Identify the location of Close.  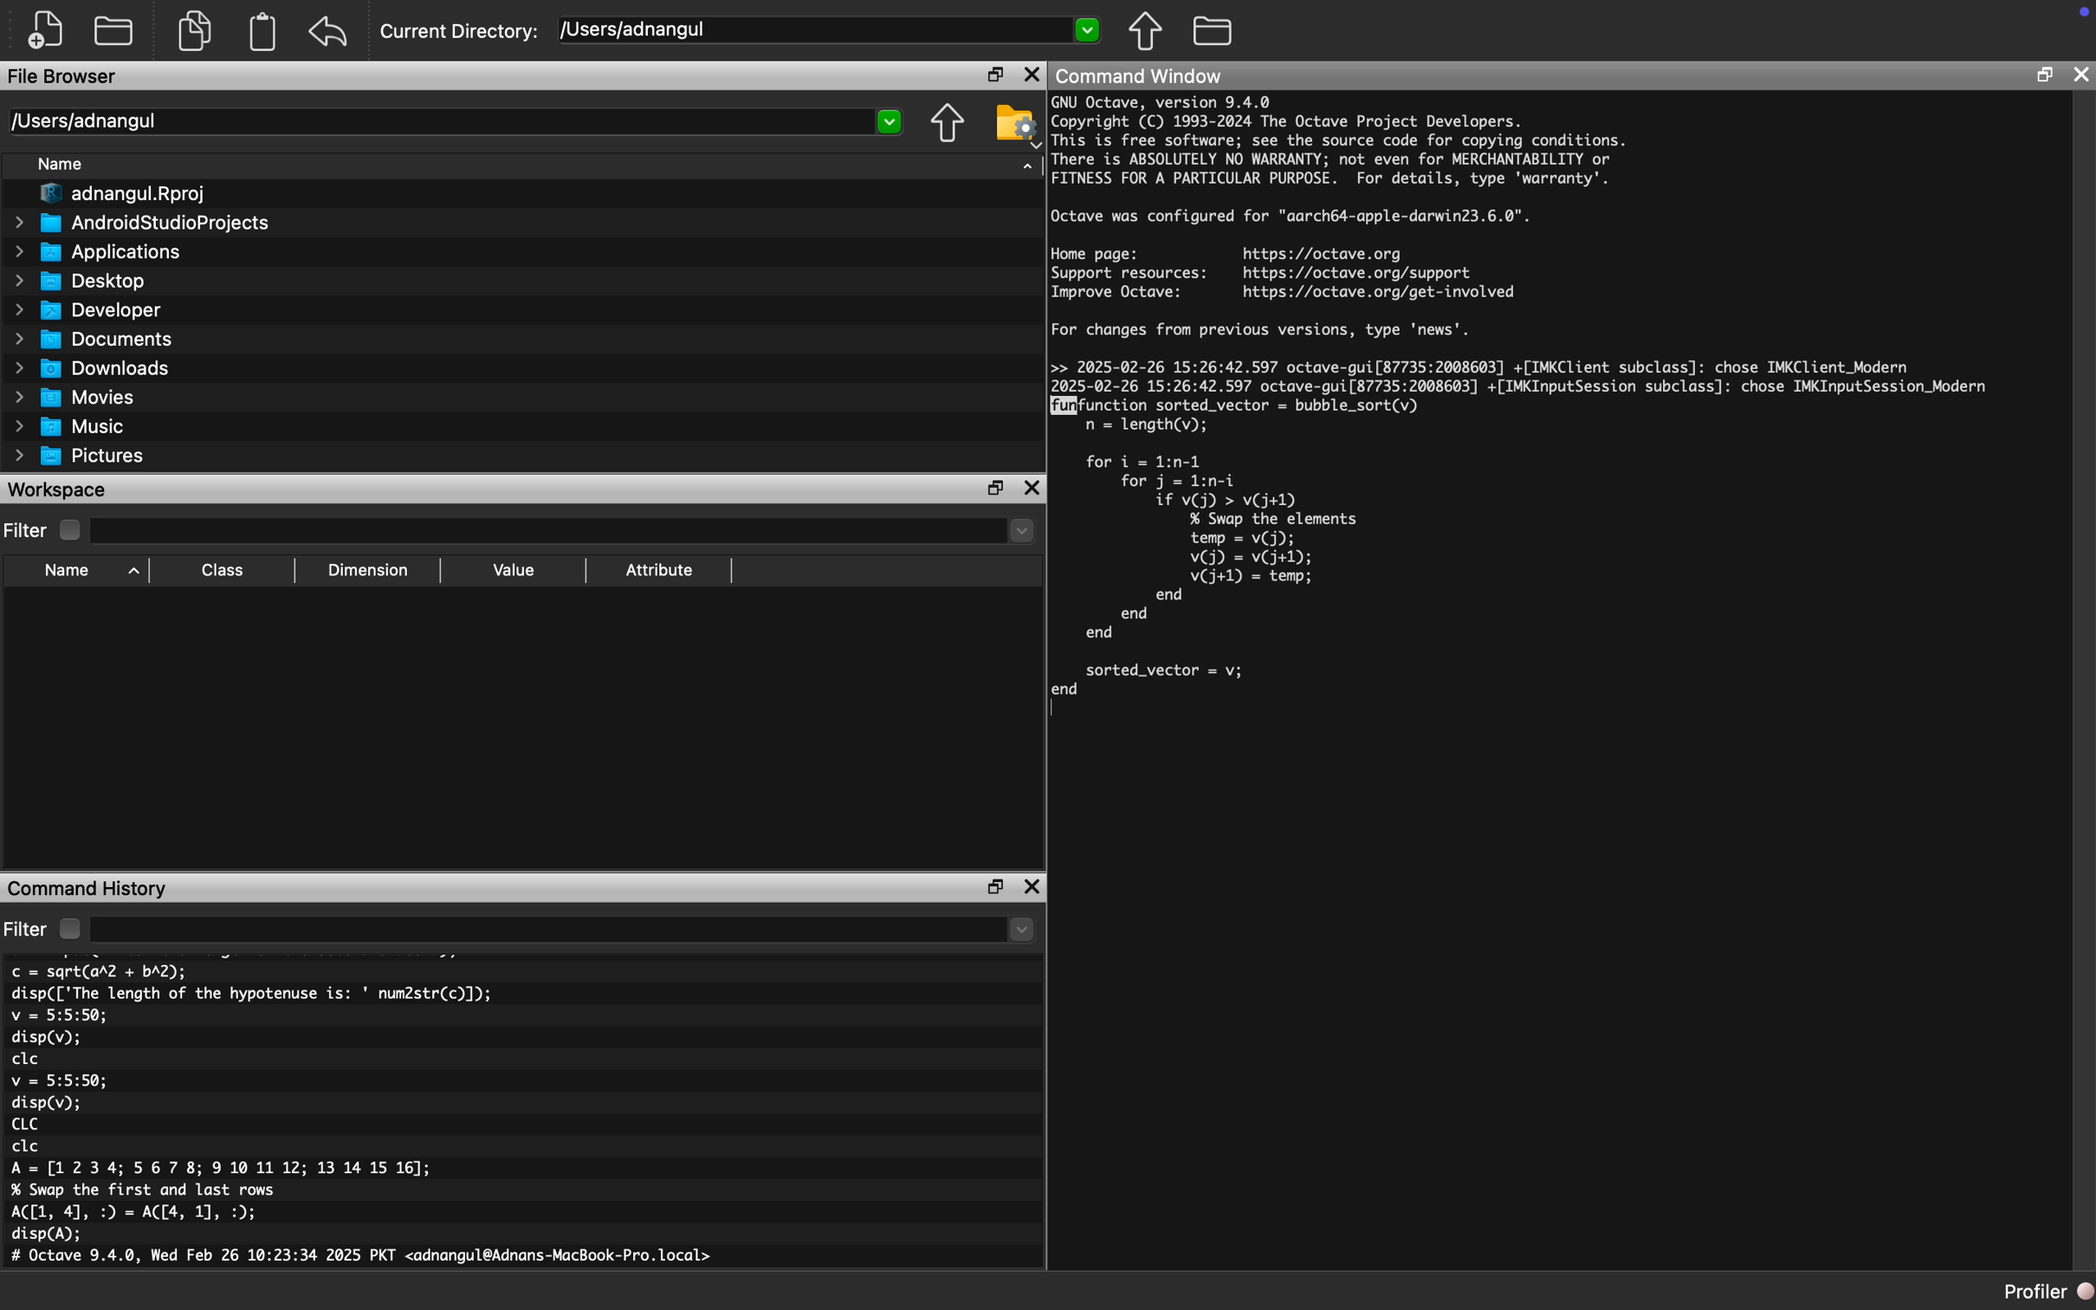
(2082, 75).